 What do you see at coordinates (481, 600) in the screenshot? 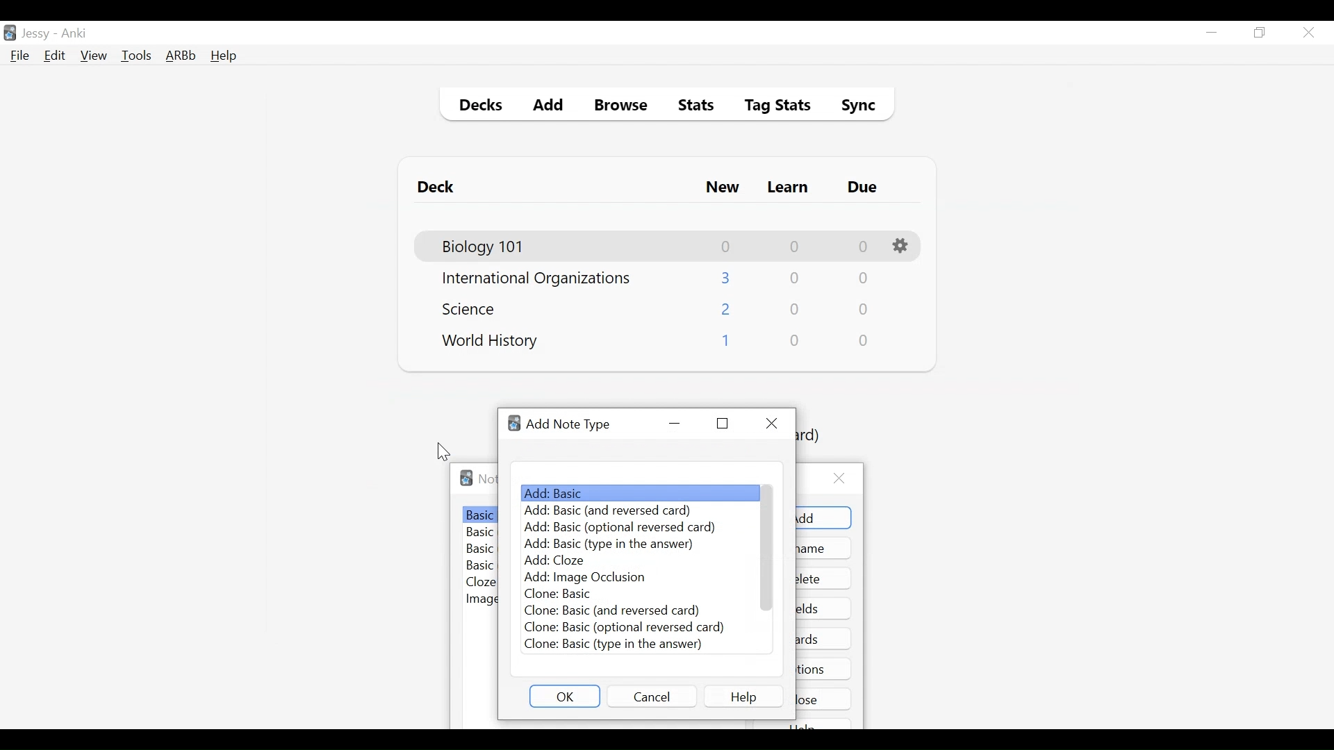
I see `Image Occlusion` at bounding box center [481, 600].